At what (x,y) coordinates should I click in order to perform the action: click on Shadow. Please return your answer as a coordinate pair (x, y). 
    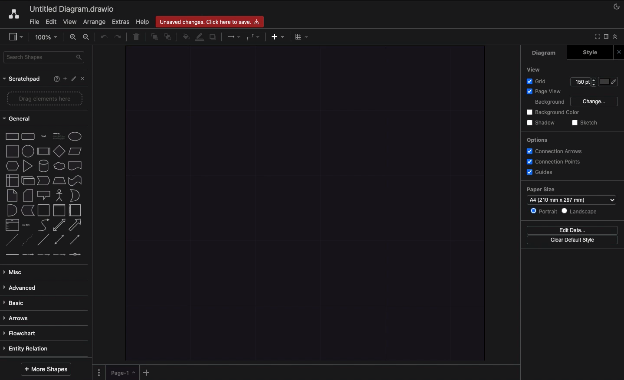
    Looking at the image, I should click on (540, 122).